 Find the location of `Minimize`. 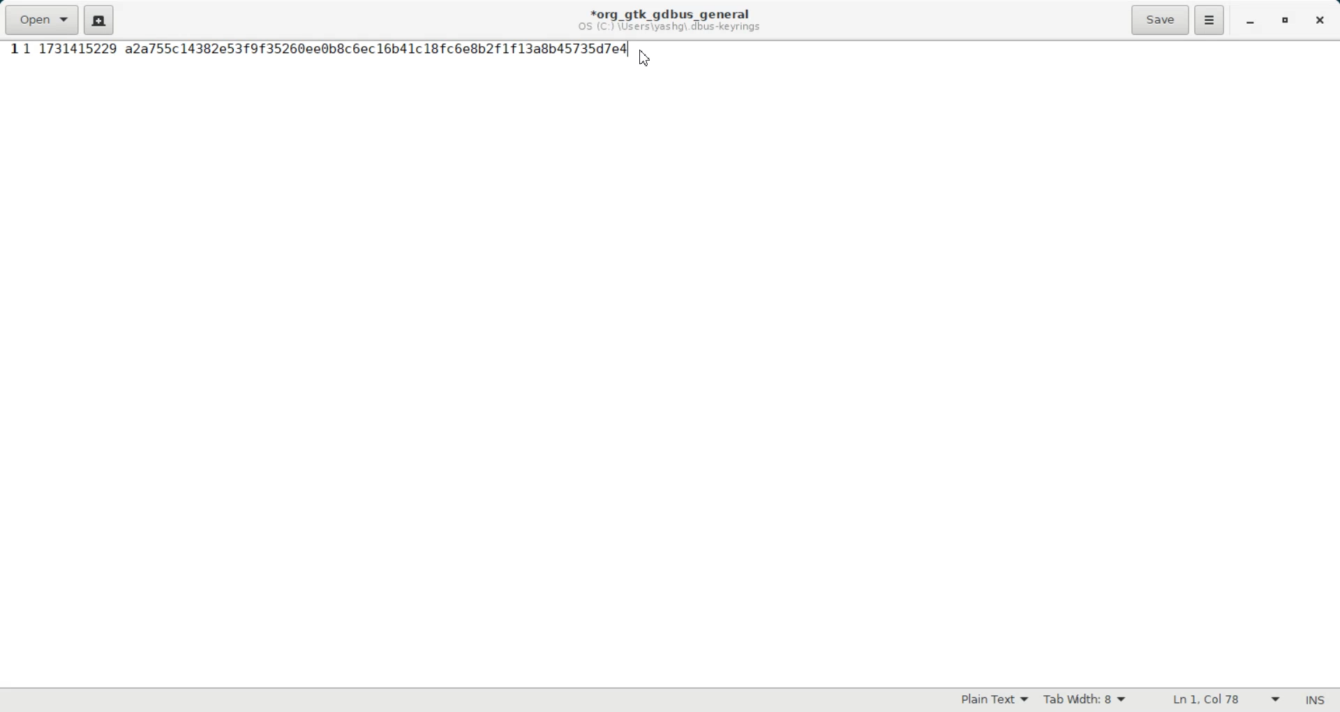

Minimize is located at coordinates (1249, 22).